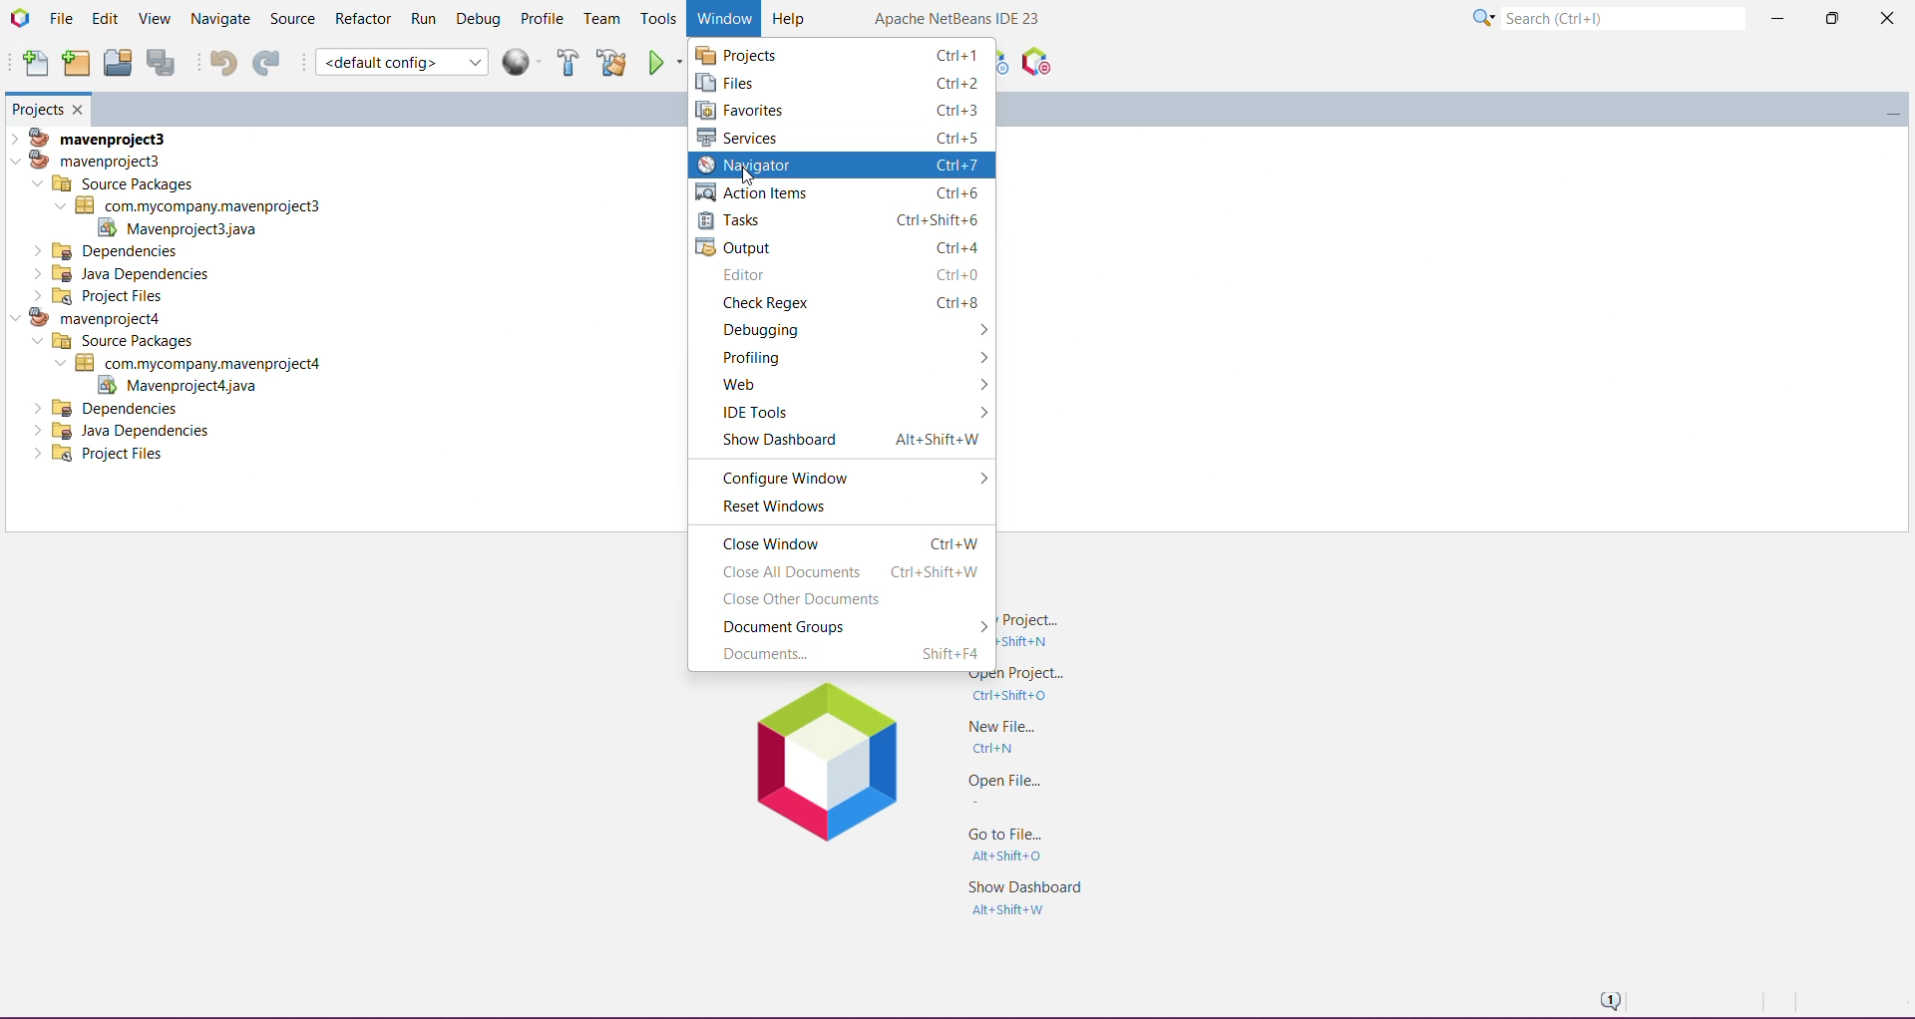 This screenshot has width=1915, height=1019. What do you see at coordinates (854, 414) in the screenshot?
I see `IDE Tools` at bounding box center [854, 414].